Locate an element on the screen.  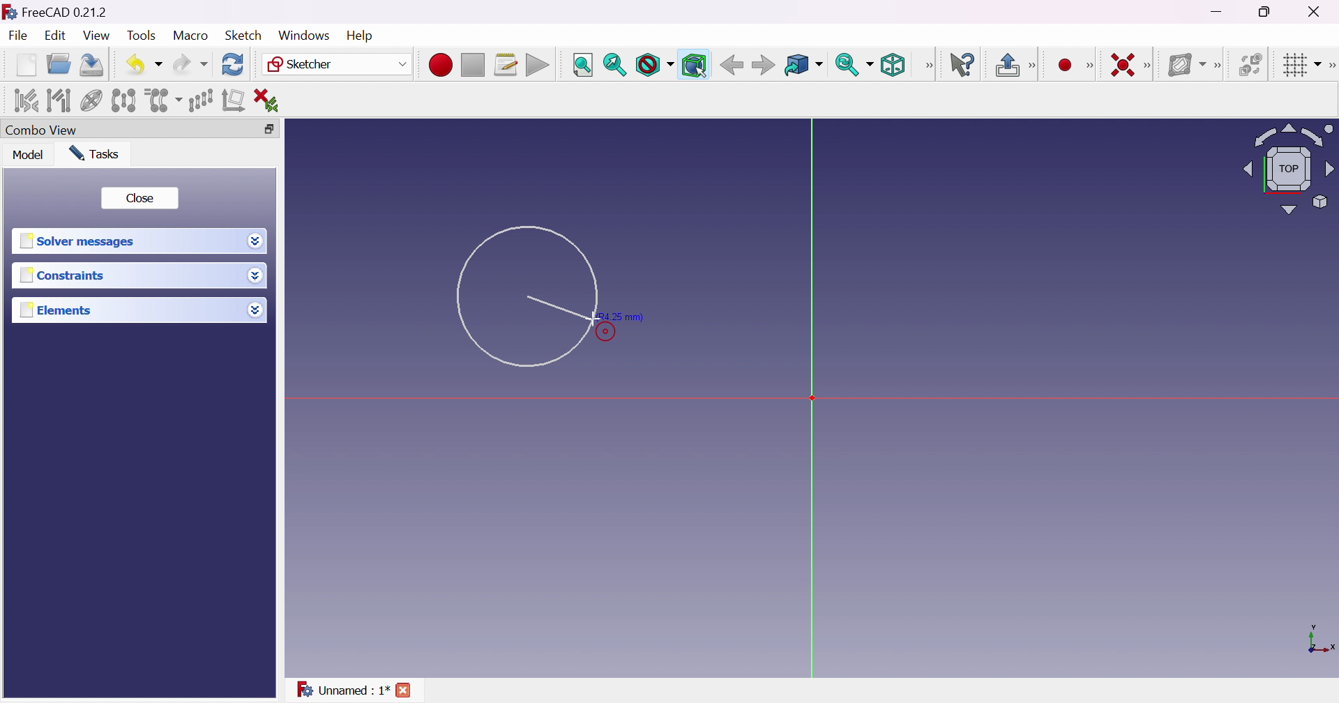
Combo view is located at coordinates (43, 128).